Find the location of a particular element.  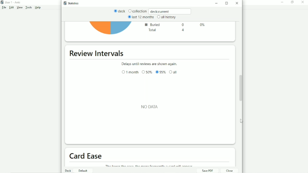

Card Ease is located at coordinates (87, 156).